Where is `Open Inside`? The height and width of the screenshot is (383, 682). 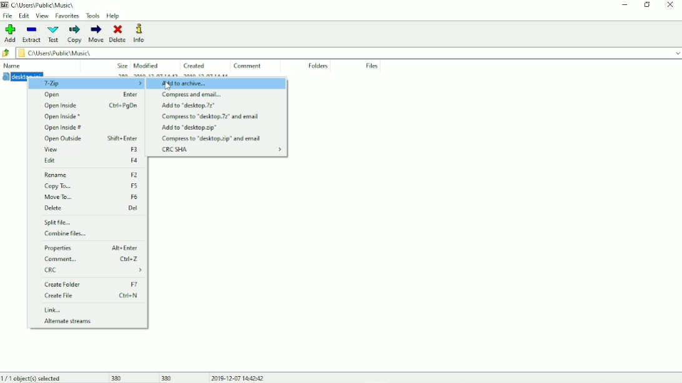
Open Inside is located at coordinates (91, 105).